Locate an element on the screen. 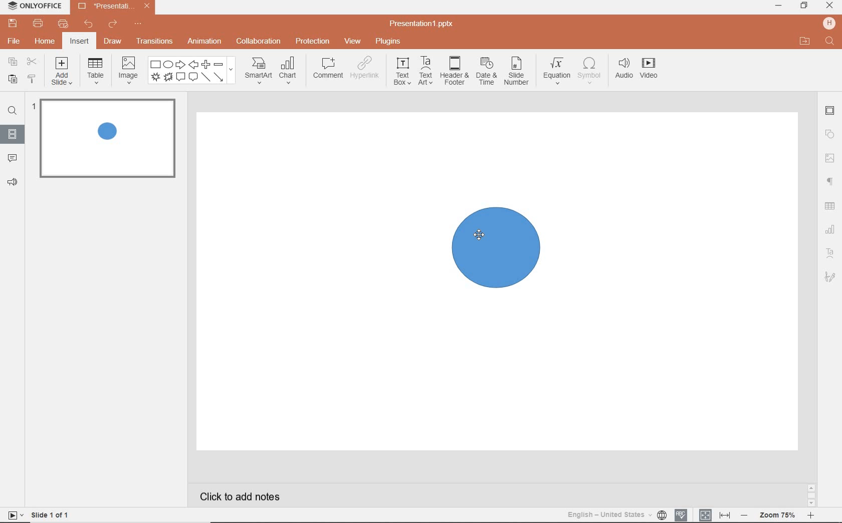 The image size is (842, 523). shapes is located at coordinates (829, 134).